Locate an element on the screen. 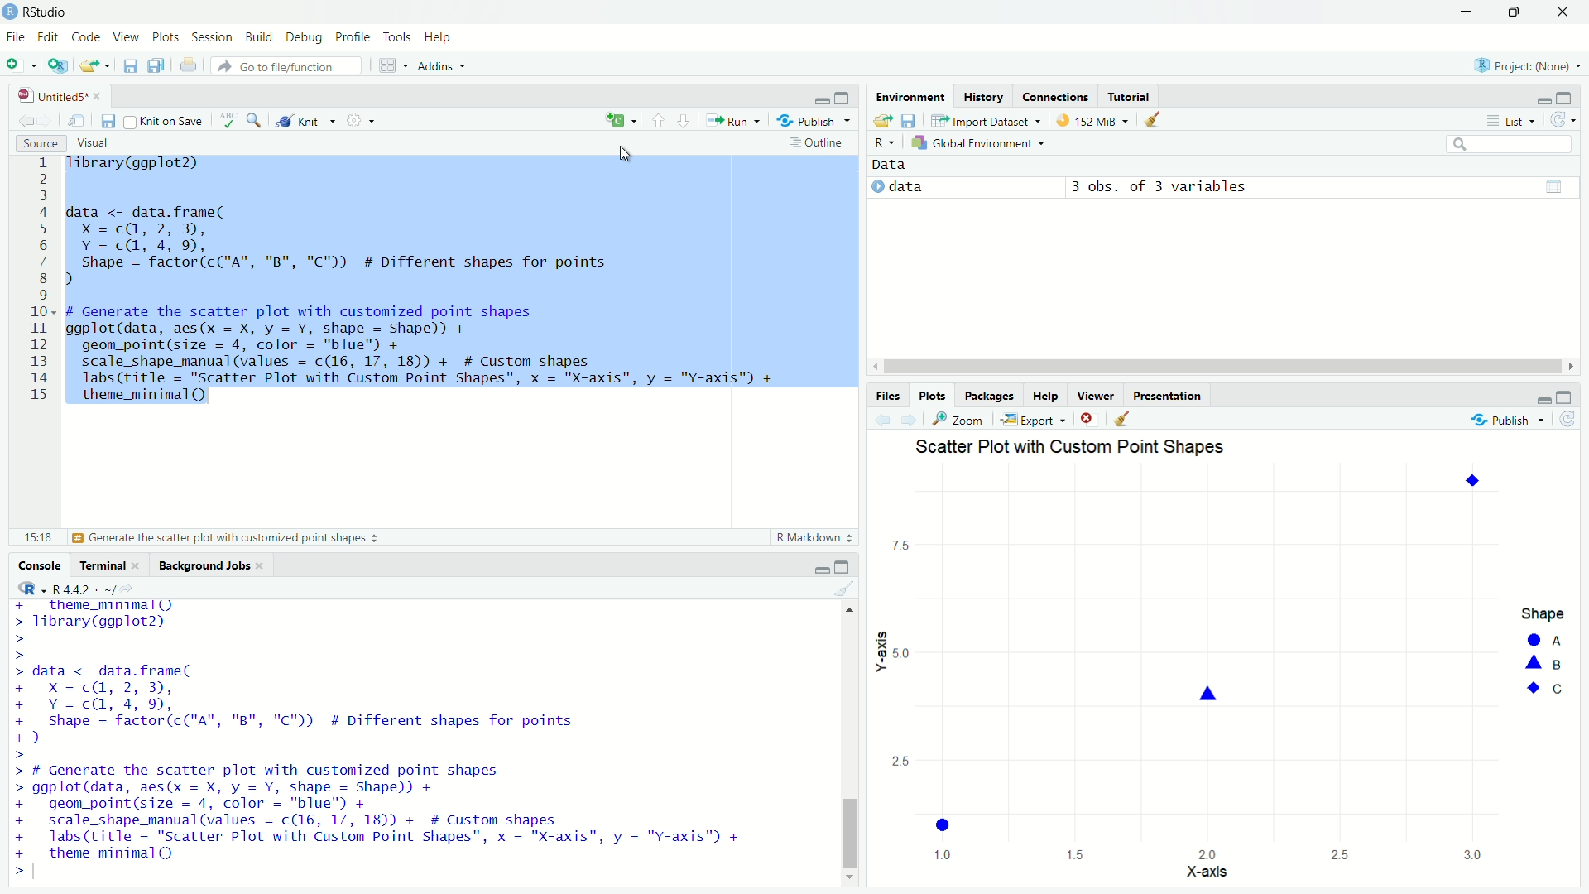  Save current document is located at coordinates (130, 65).